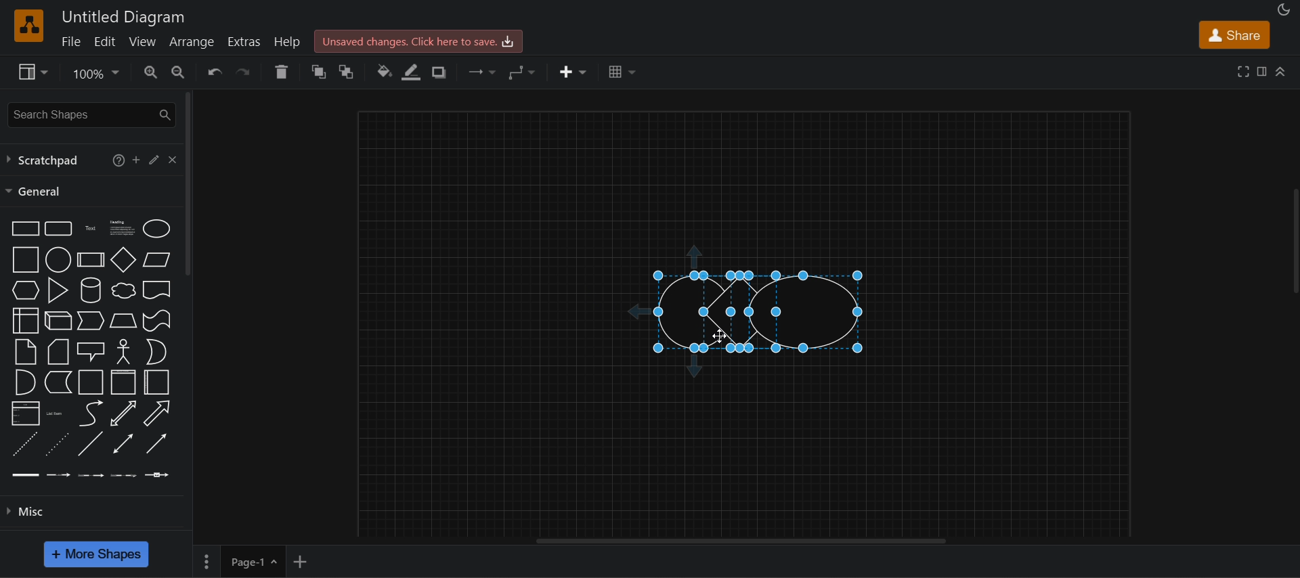  Describe the element at coordinates (89, 321) in the screenshot. I see `step` at that location.